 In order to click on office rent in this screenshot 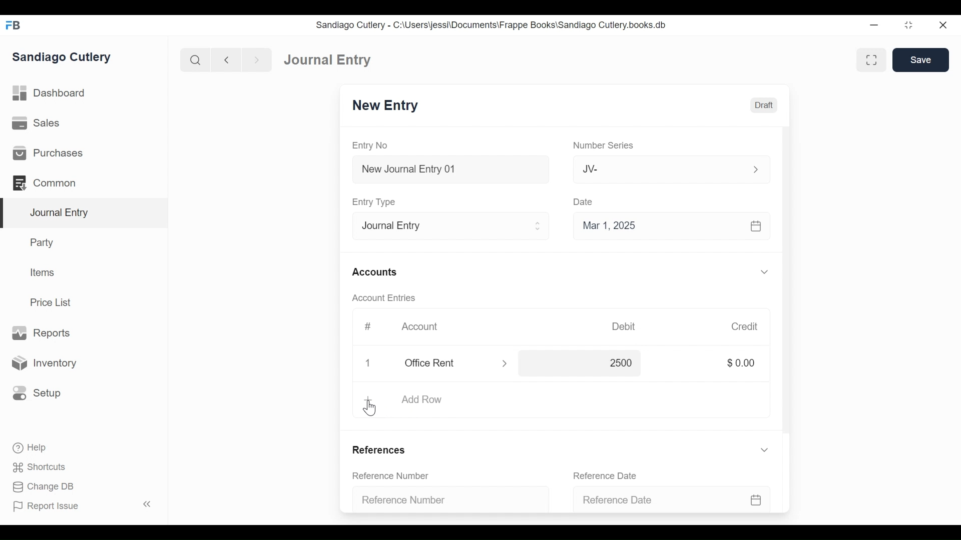, I will do `click(455, 363)`.